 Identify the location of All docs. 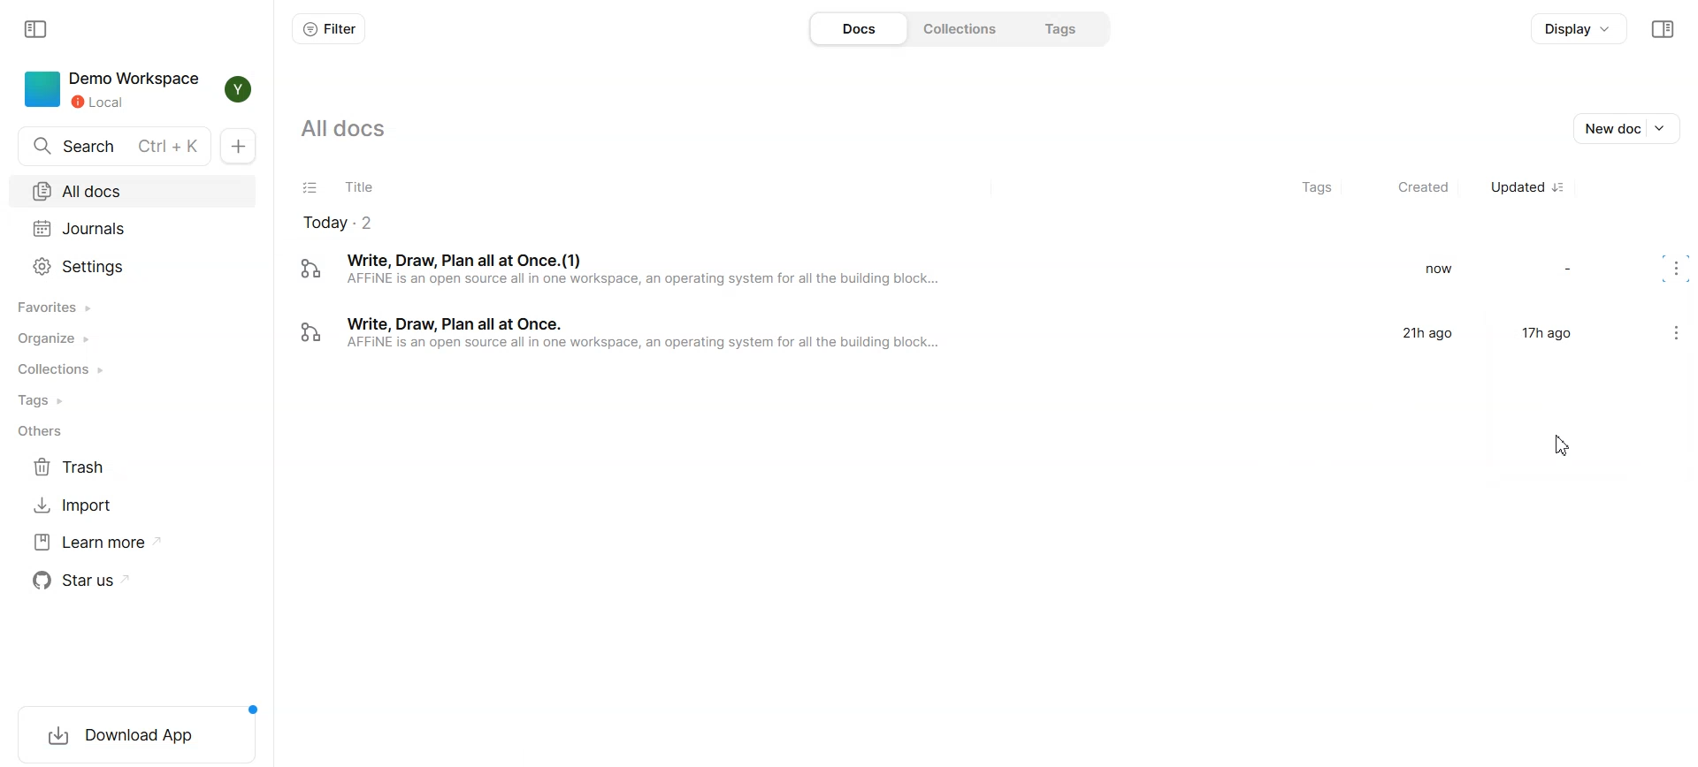
(132, 193).